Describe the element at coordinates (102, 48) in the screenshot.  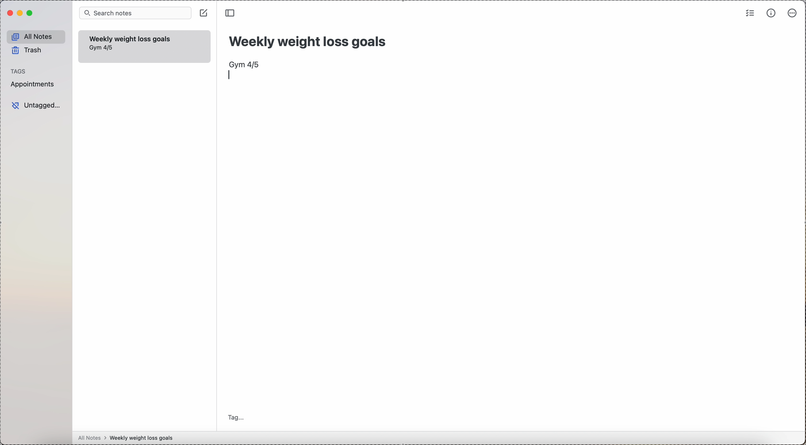
I see `Gym 4/5` at that location.